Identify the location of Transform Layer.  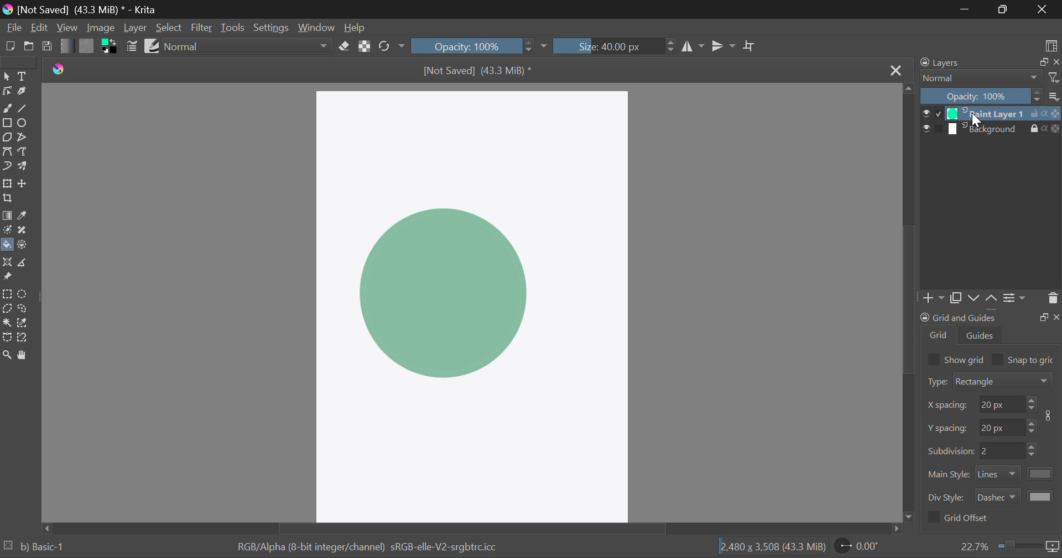
(7, 183).